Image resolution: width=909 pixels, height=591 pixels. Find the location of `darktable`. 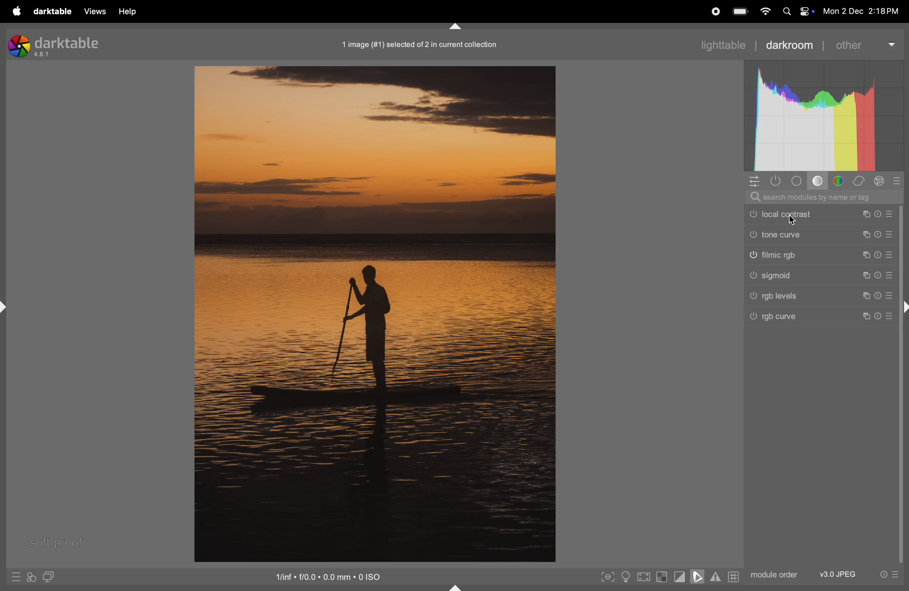

darktable is located at coordinates (52, 11).